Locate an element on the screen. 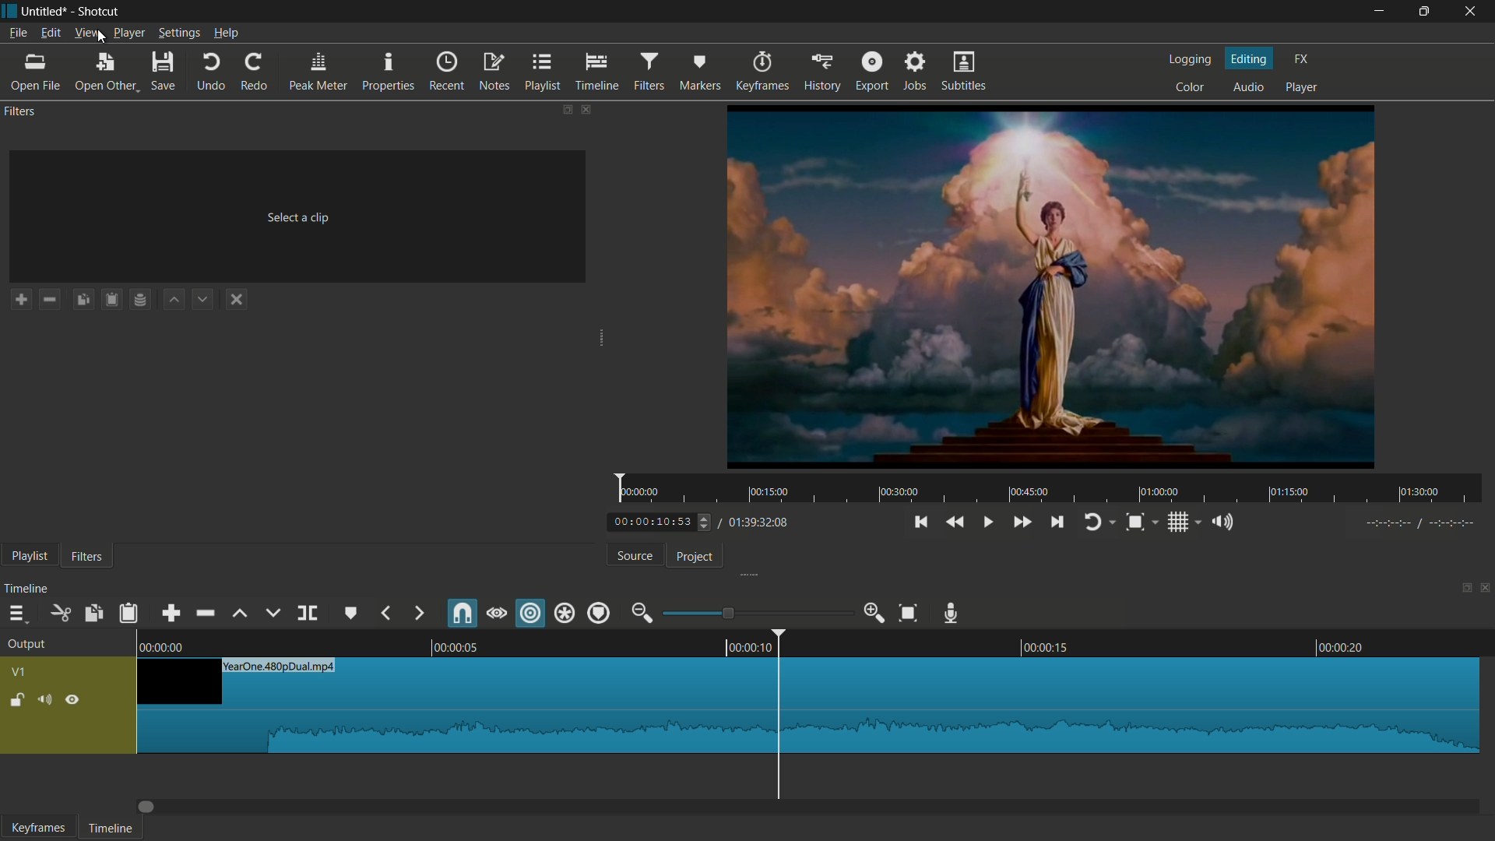 The height and width of the screenshot is (841, 1495). ripple is located at coordinates (531, 614).